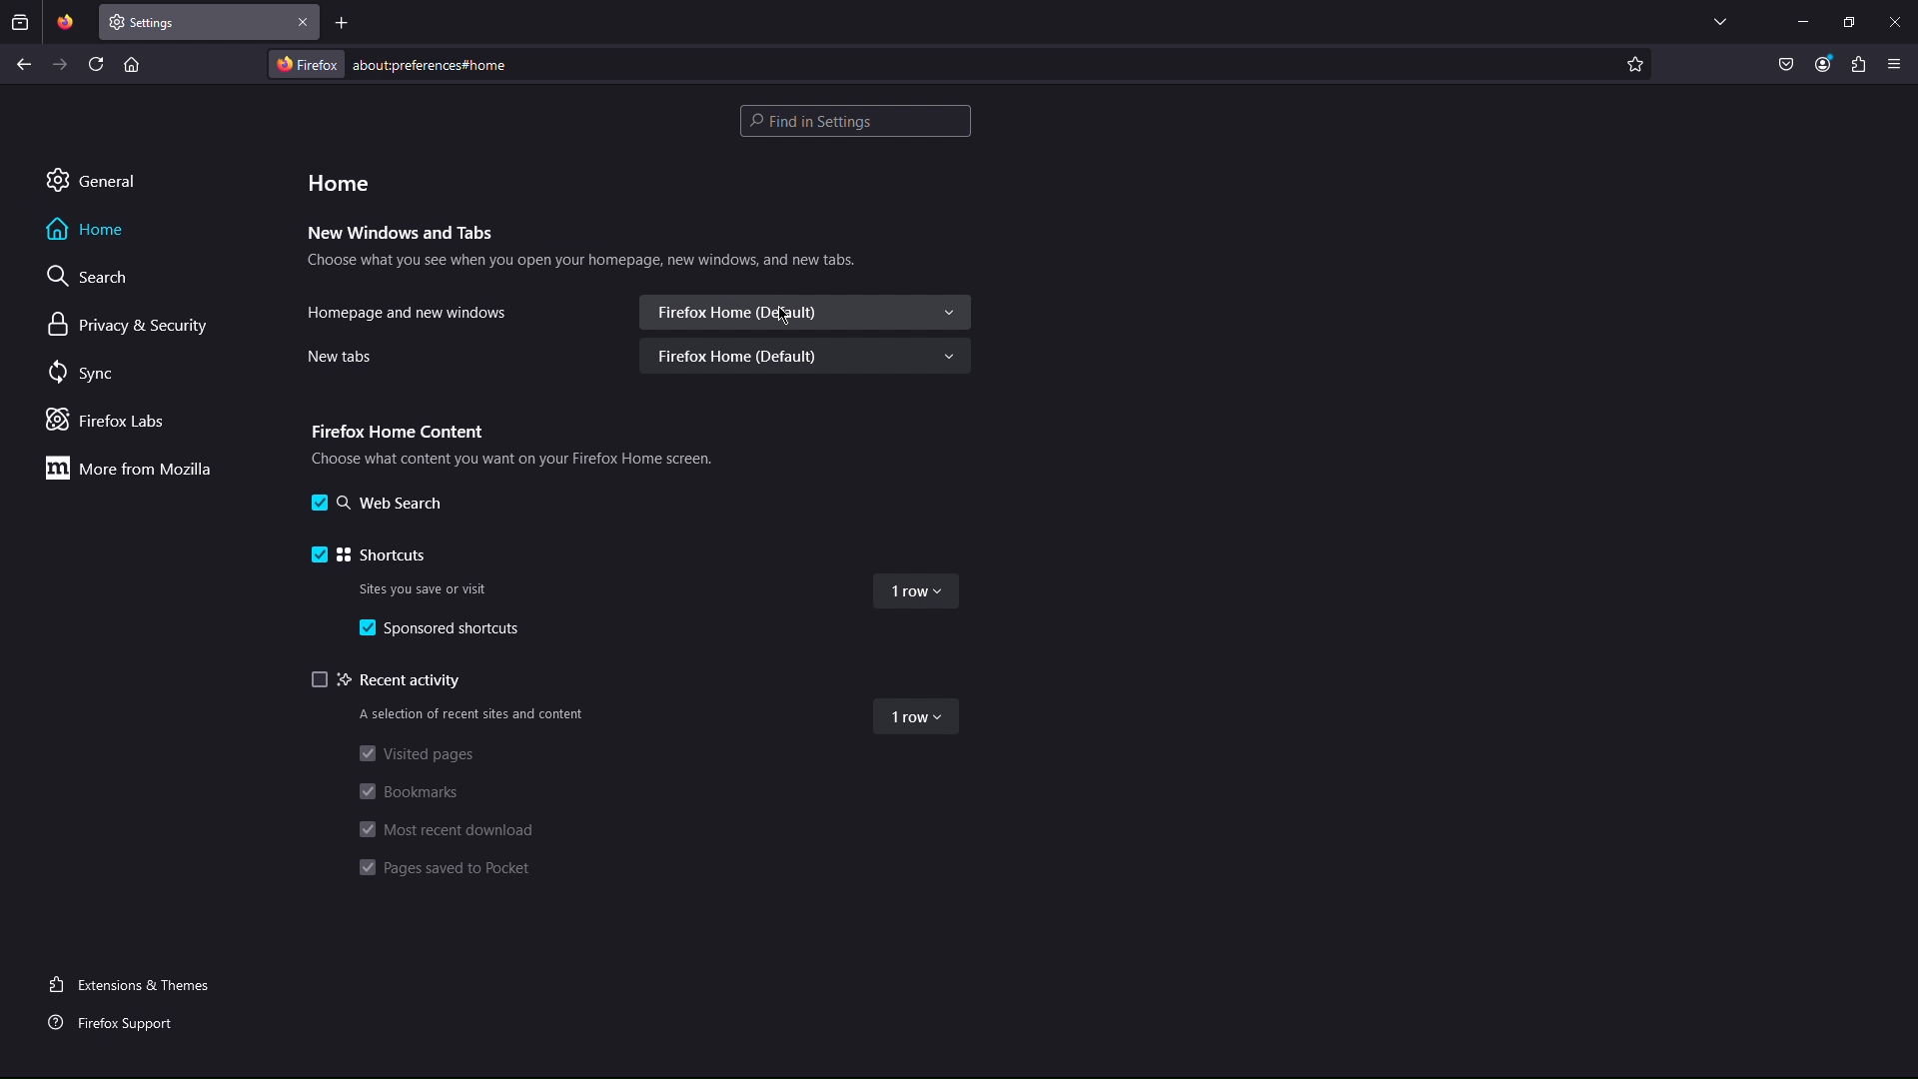 Image resolution: width=1918 pixels, height=1079 pixels. What do you see at coordinates (127, 468) in the screenshot?
I see `More from Mozilla` at bounding box center [127, 468].